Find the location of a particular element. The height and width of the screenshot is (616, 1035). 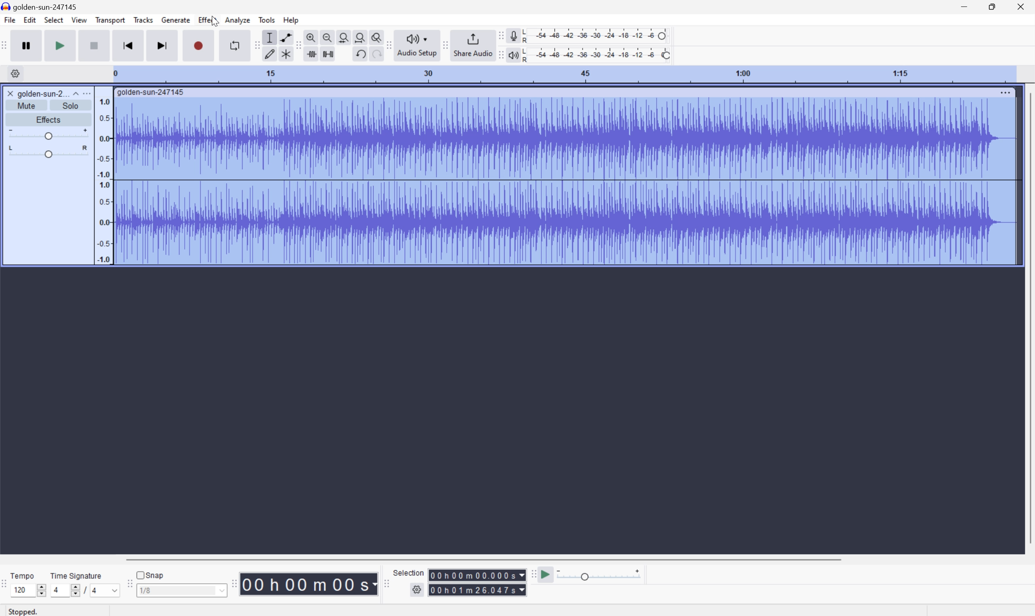

Trim audio outside selection is located at coordinates (313, 54).